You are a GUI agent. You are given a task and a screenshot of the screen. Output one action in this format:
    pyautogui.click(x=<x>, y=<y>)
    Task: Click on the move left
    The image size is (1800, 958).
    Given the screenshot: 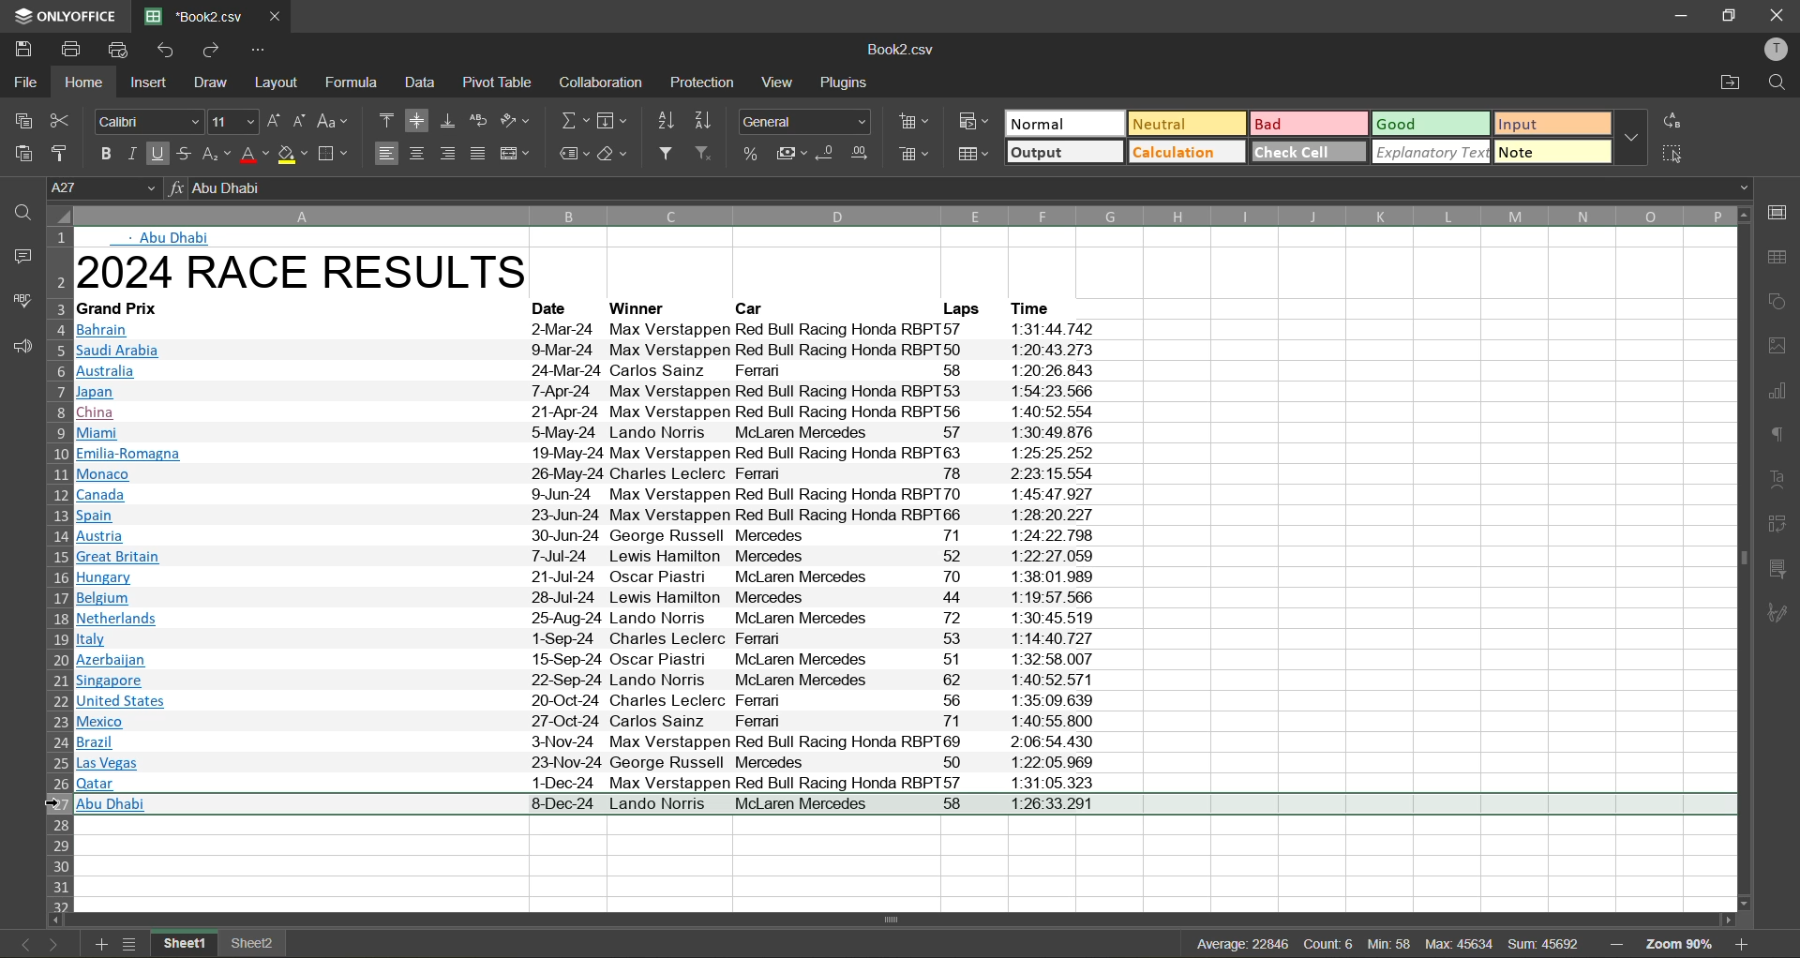 What is the action you would take?
    pyautogui.click(x=56, y=920)
    